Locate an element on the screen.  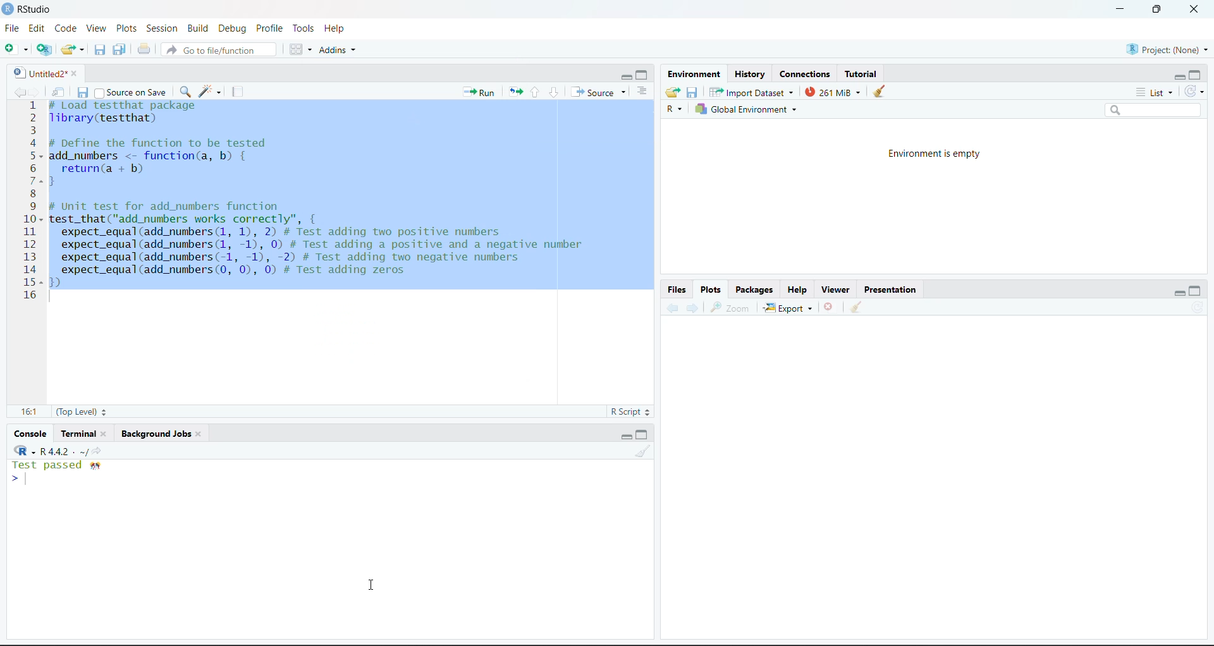
Stepper buttons is located at coordinates (651, 411).